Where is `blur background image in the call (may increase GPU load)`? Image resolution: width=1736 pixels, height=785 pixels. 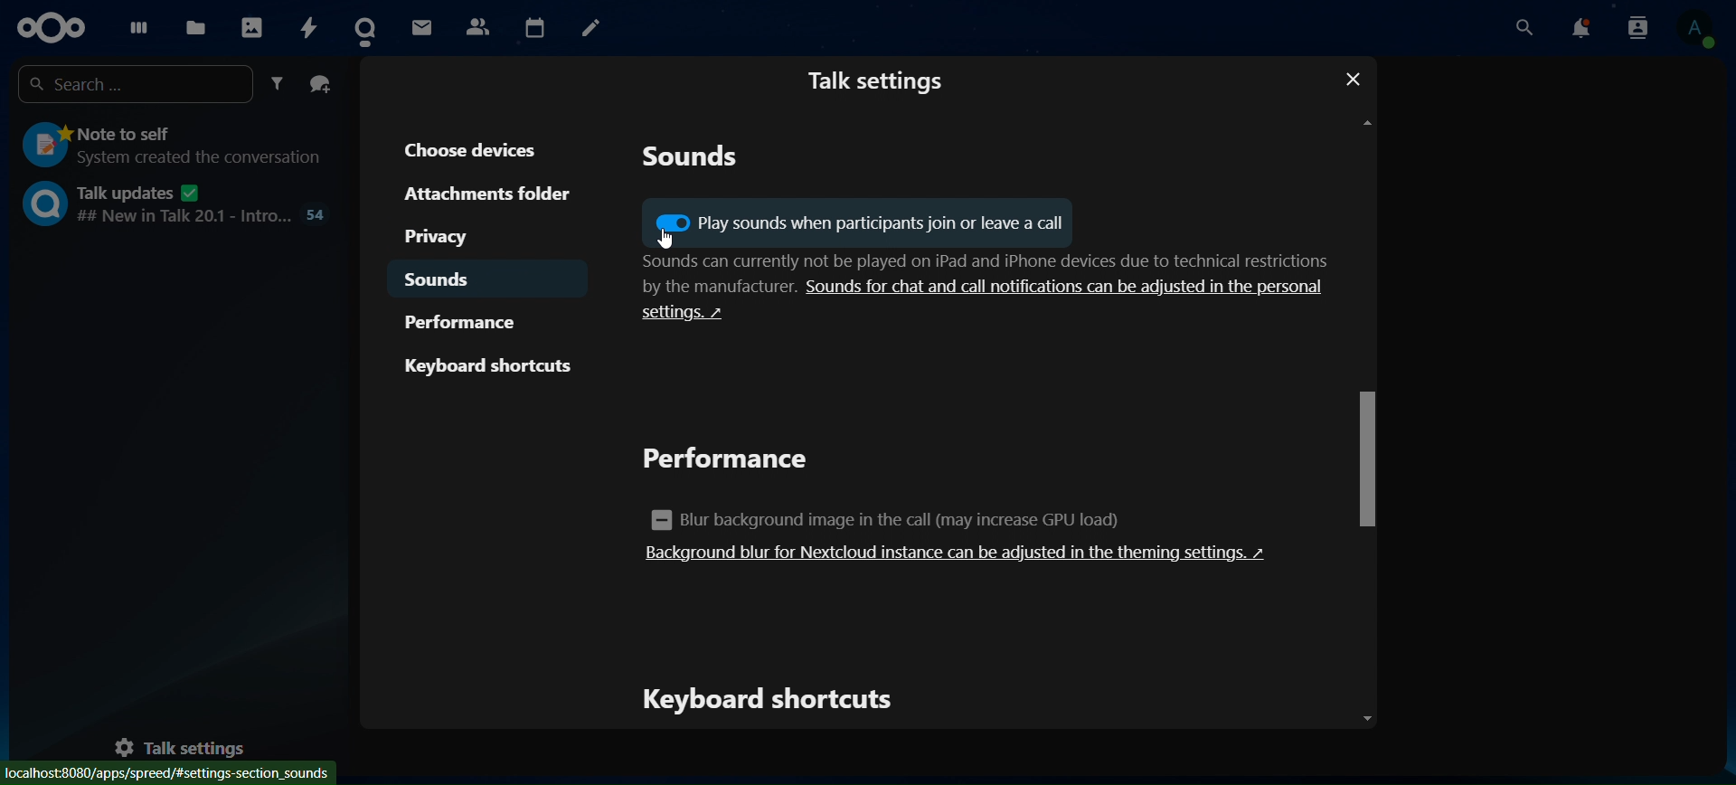 blur background image in the call (may increase GPU load) is located at coordinates (899, 519).